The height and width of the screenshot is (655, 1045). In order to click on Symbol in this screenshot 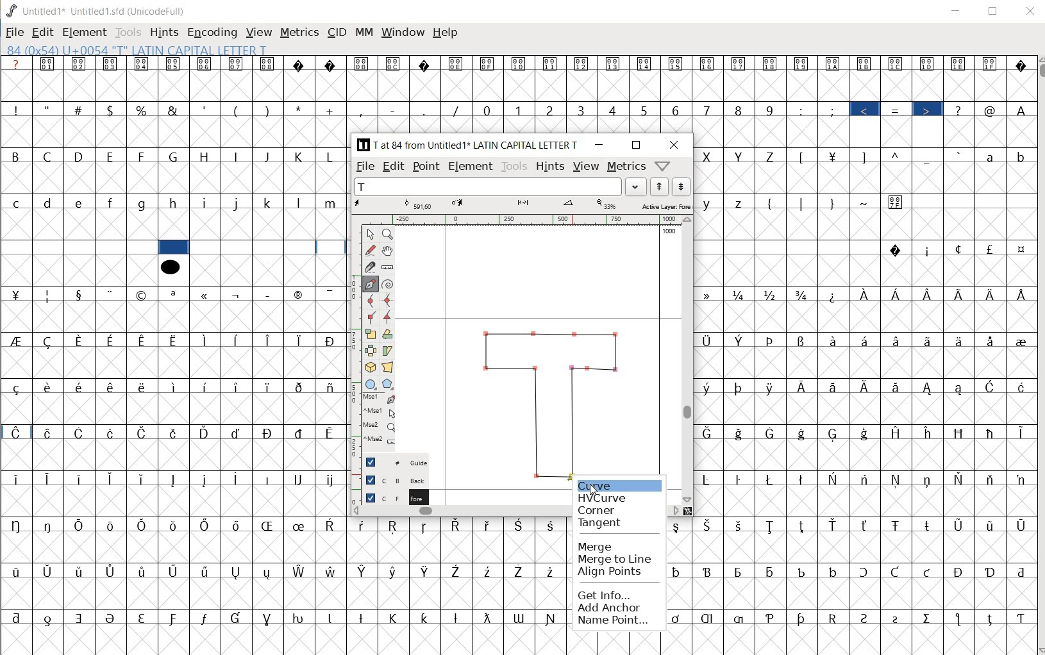, I will do `click(80, 572)`.